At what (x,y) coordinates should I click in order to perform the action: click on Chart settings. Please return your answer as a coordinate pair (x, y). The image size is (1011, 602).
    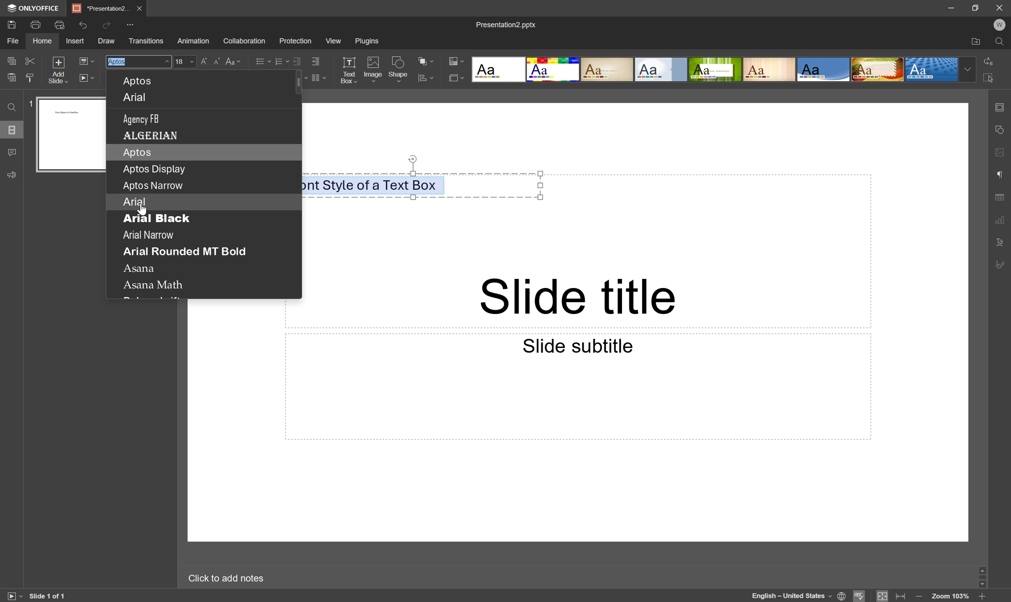
    Looking at the image, I should click on (1003, 221).